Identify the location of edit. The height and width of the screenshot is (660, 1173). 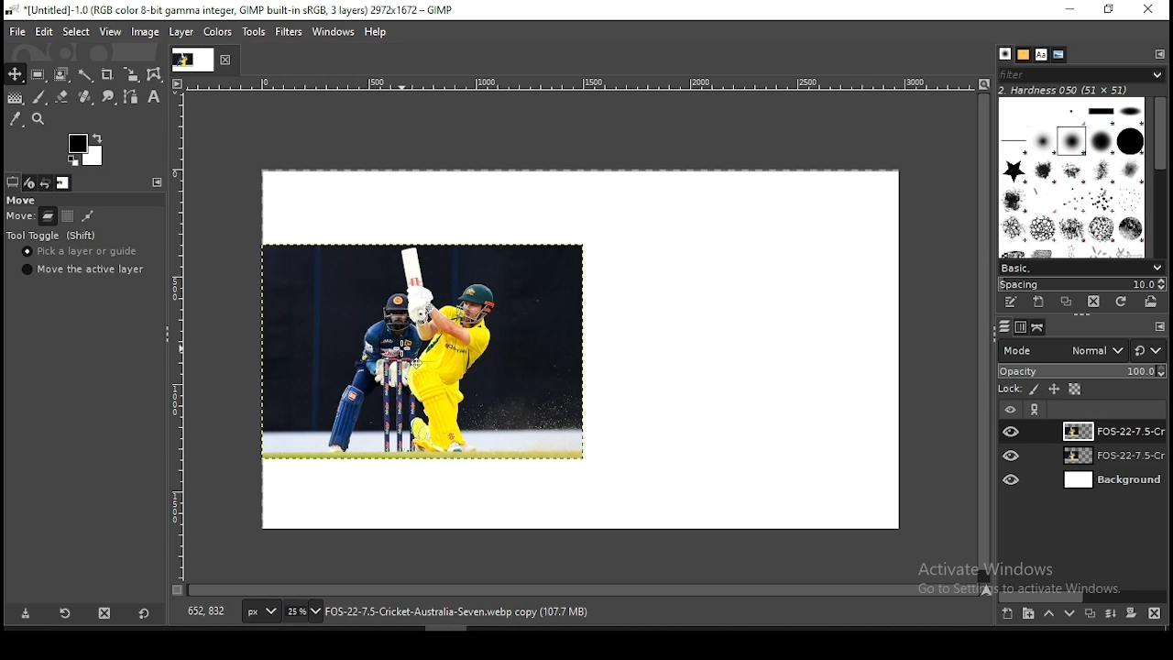
(46, 31).